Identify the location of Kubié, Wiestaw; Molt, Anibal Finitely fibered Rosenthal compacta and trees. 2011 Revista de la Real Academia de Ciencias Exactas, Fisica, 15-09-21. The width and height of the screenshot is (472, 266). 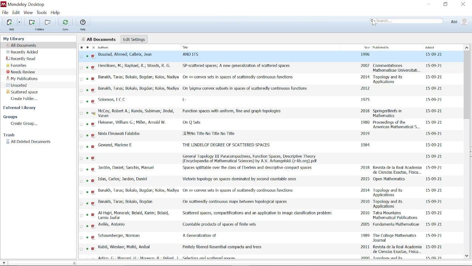
(268, 249).